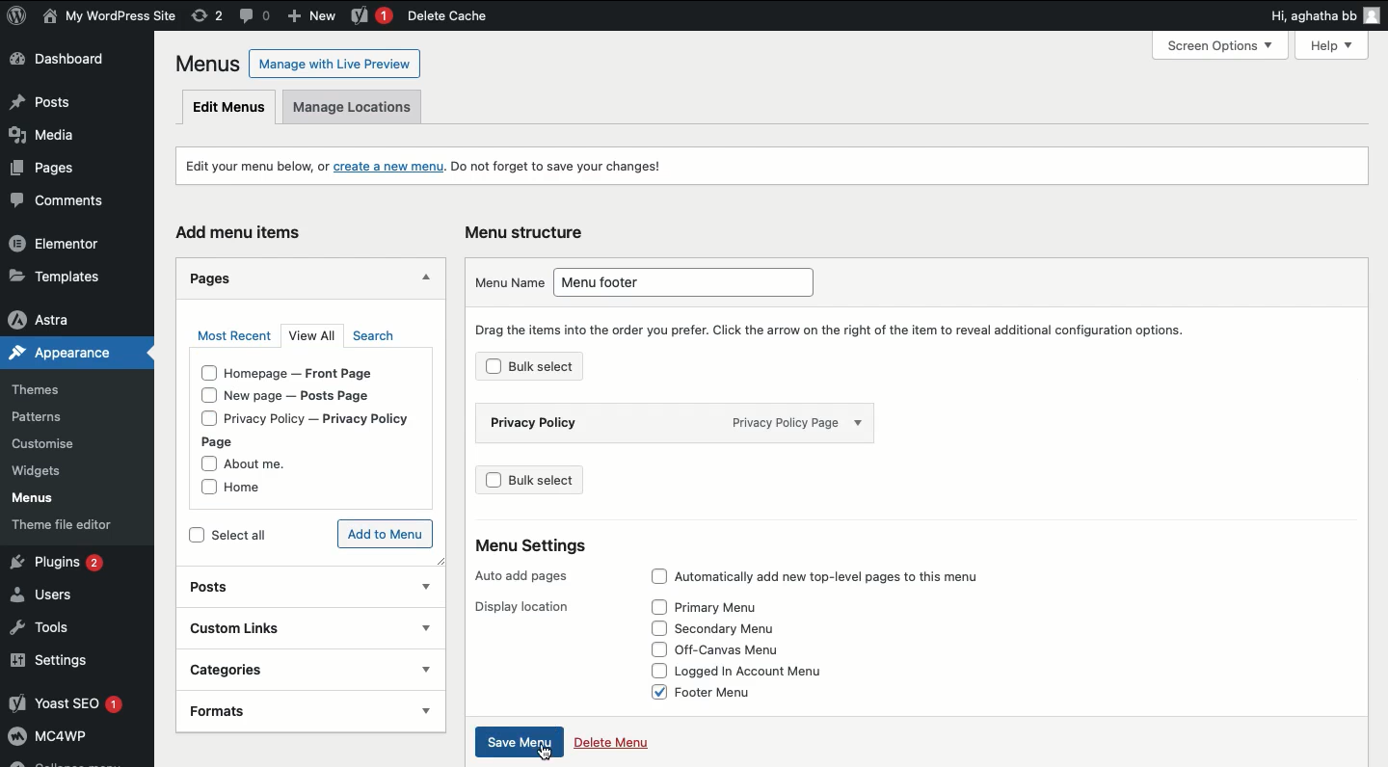 The image size is (1388, 767). What do you see at coordinates (490, 369) in the screenshot?
I see `checkbox` at bounding box center [490, 369].